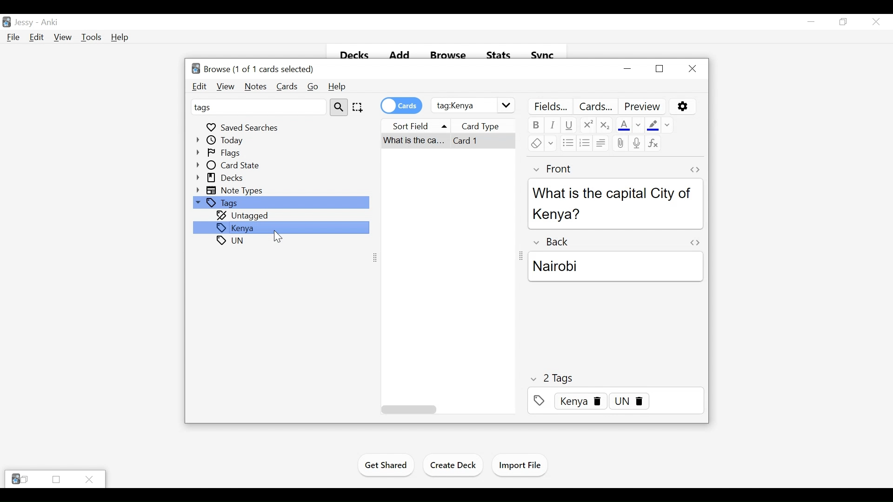 This screenshot has height=502, width=893. Describe the element at coordinates (556, 169) in the screenshot. I see `Front` at that location.